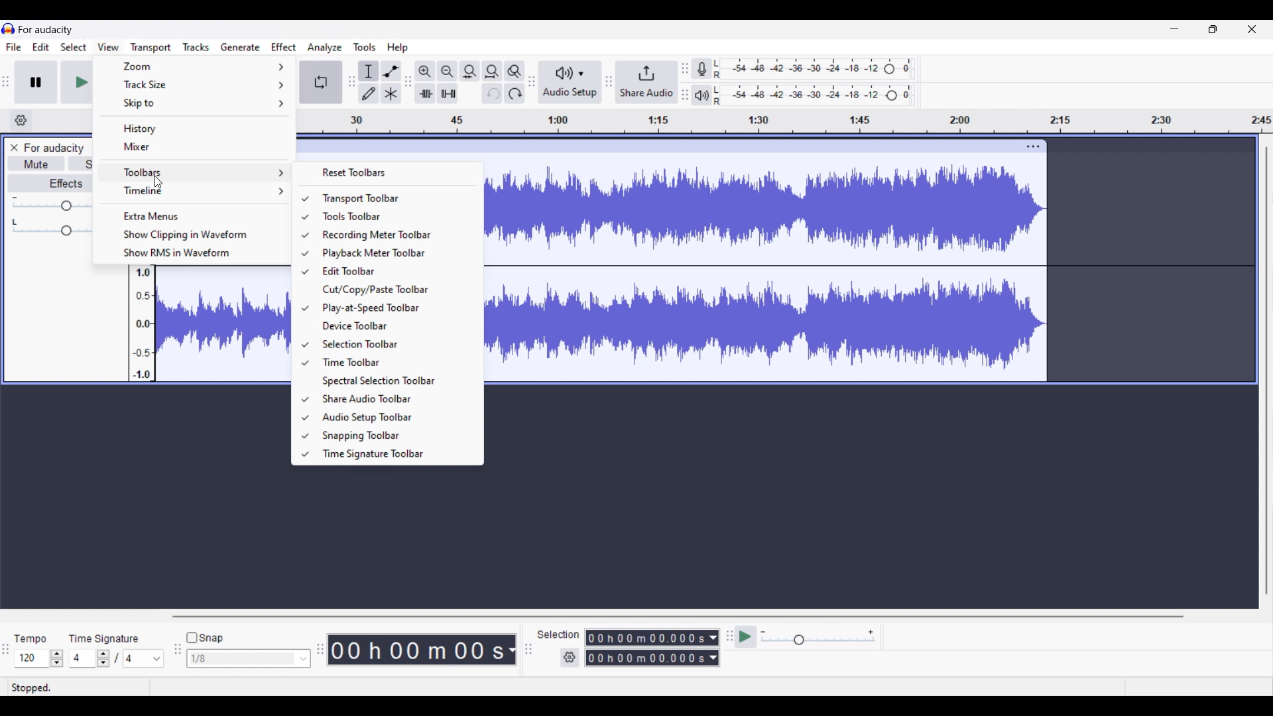 This screenshot has height=716, width=1273. What do you see at coordinates (744, 637) in the screenshot?
I see `play at speed` at bounding box center [744, 637].